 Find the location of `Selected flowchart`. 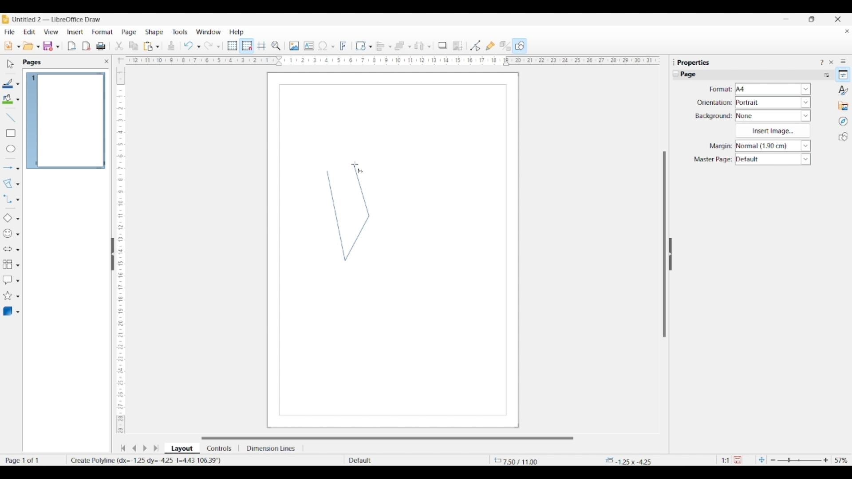

Selected flowchart is located at coordinates (8, 265).